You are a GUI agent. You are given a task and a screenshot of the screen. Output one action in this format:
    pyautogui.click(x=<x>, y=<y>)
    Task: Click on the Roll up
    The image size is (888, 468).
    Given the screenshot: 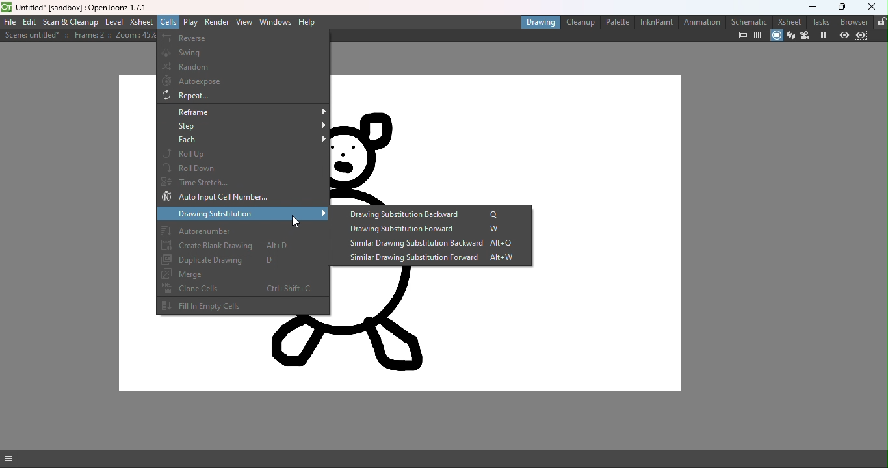 What is the action you would take?
    pyautogui.click(x=244, y=154)
    